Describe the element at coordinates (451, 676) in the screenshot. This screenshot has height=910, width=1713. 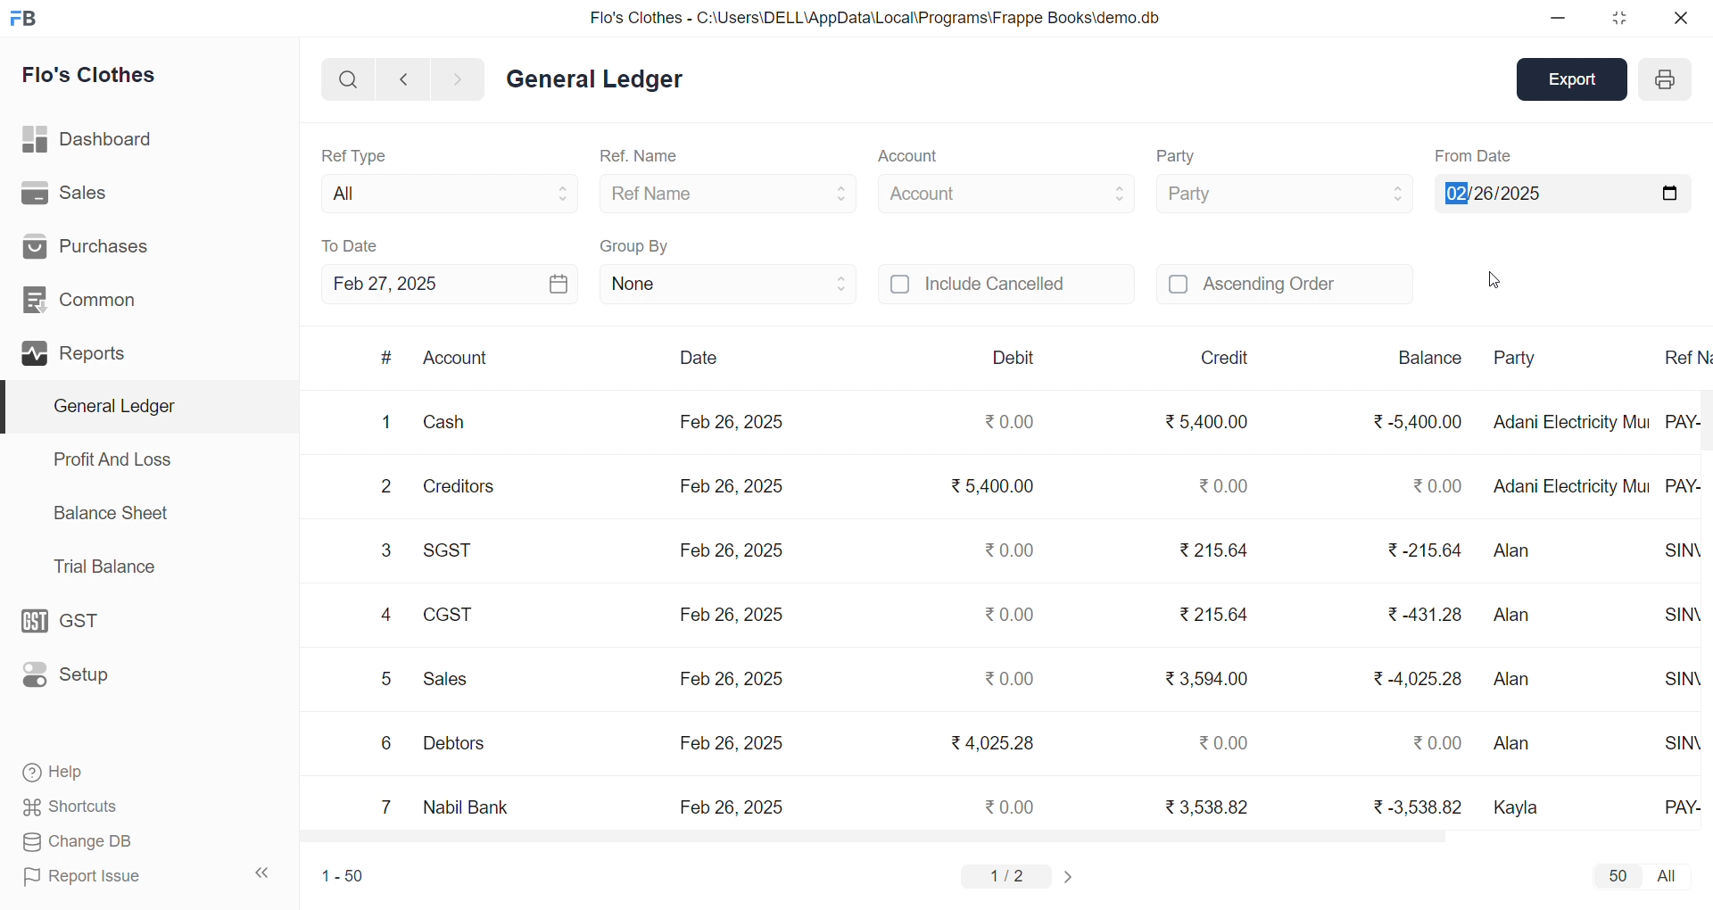
I see `Sales` at that location.